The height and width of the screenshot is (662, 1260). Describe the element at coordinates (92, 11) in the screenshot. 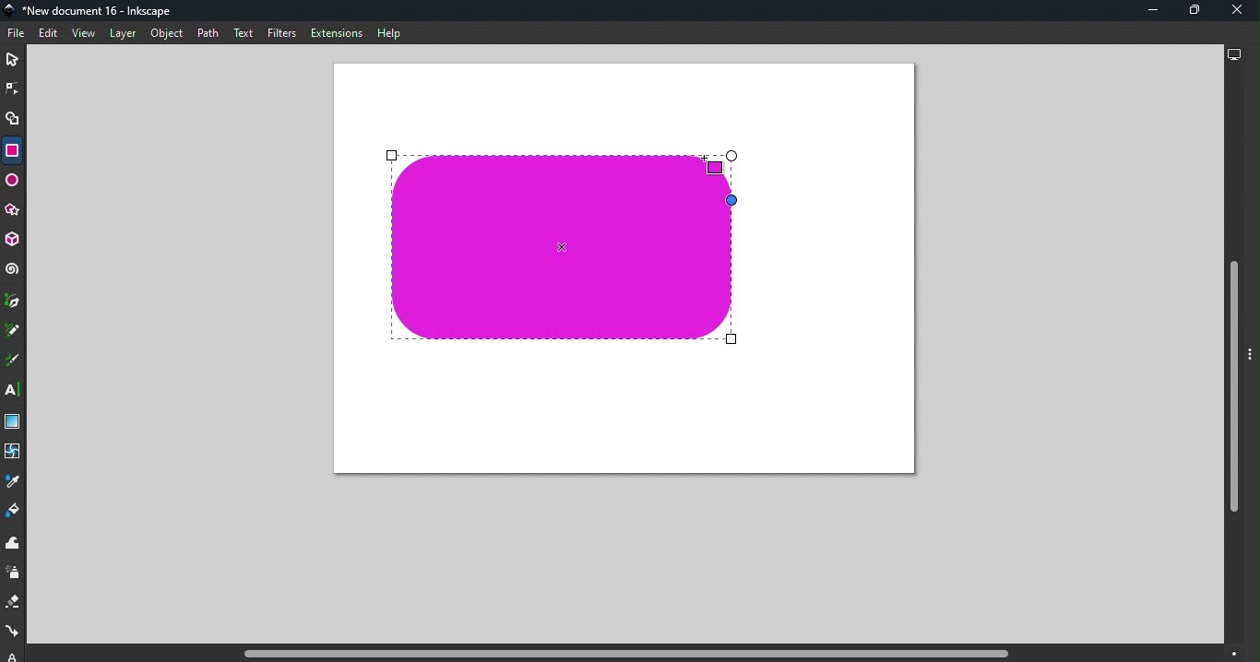

I see `Document name` at that location.